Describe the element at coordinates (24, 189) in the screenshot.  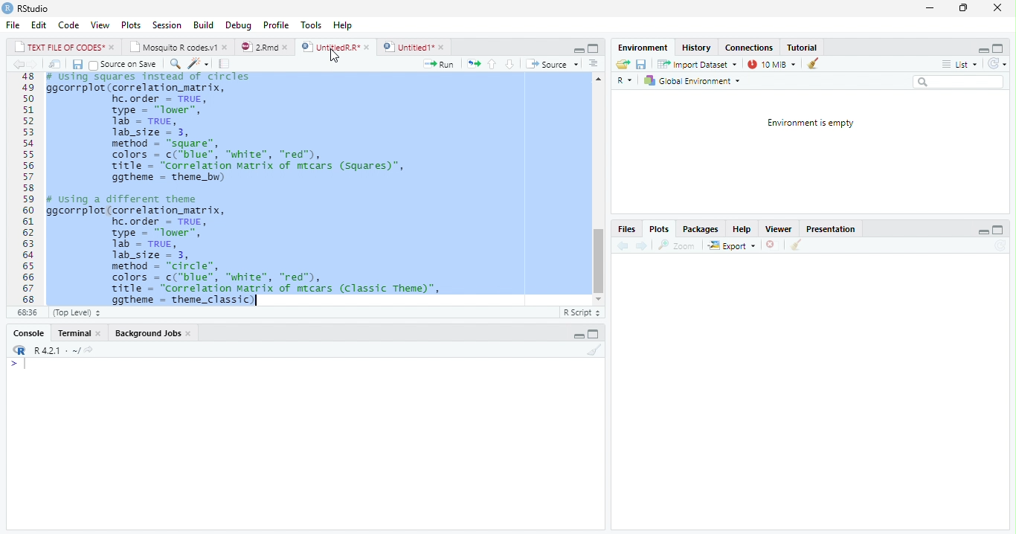
I see `Err
49
50
51
52
53
54
55
56
57
58
59
60
61
62
63
64
65
66
67
68` at that location.